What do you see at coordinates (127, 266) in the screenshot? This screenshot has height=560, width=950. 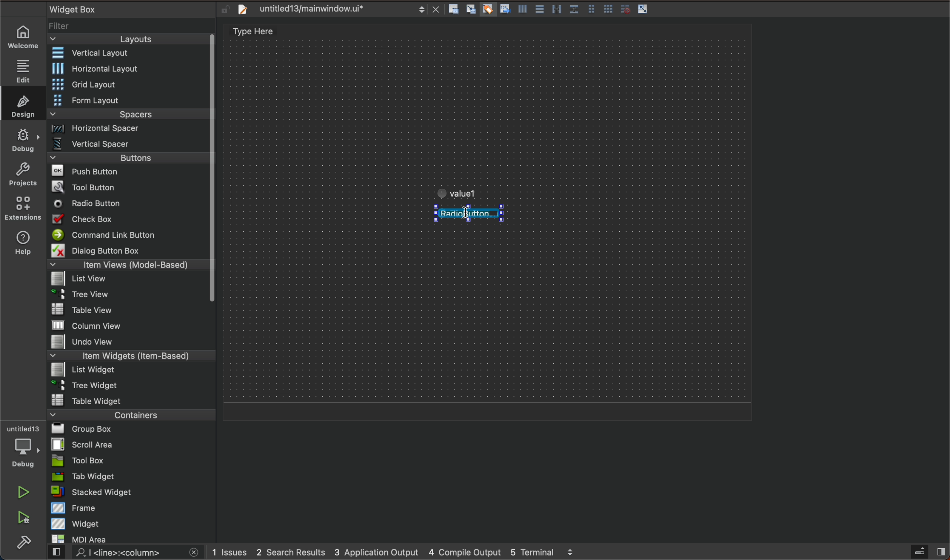 I see `item views` at bounding box center [127, 266].